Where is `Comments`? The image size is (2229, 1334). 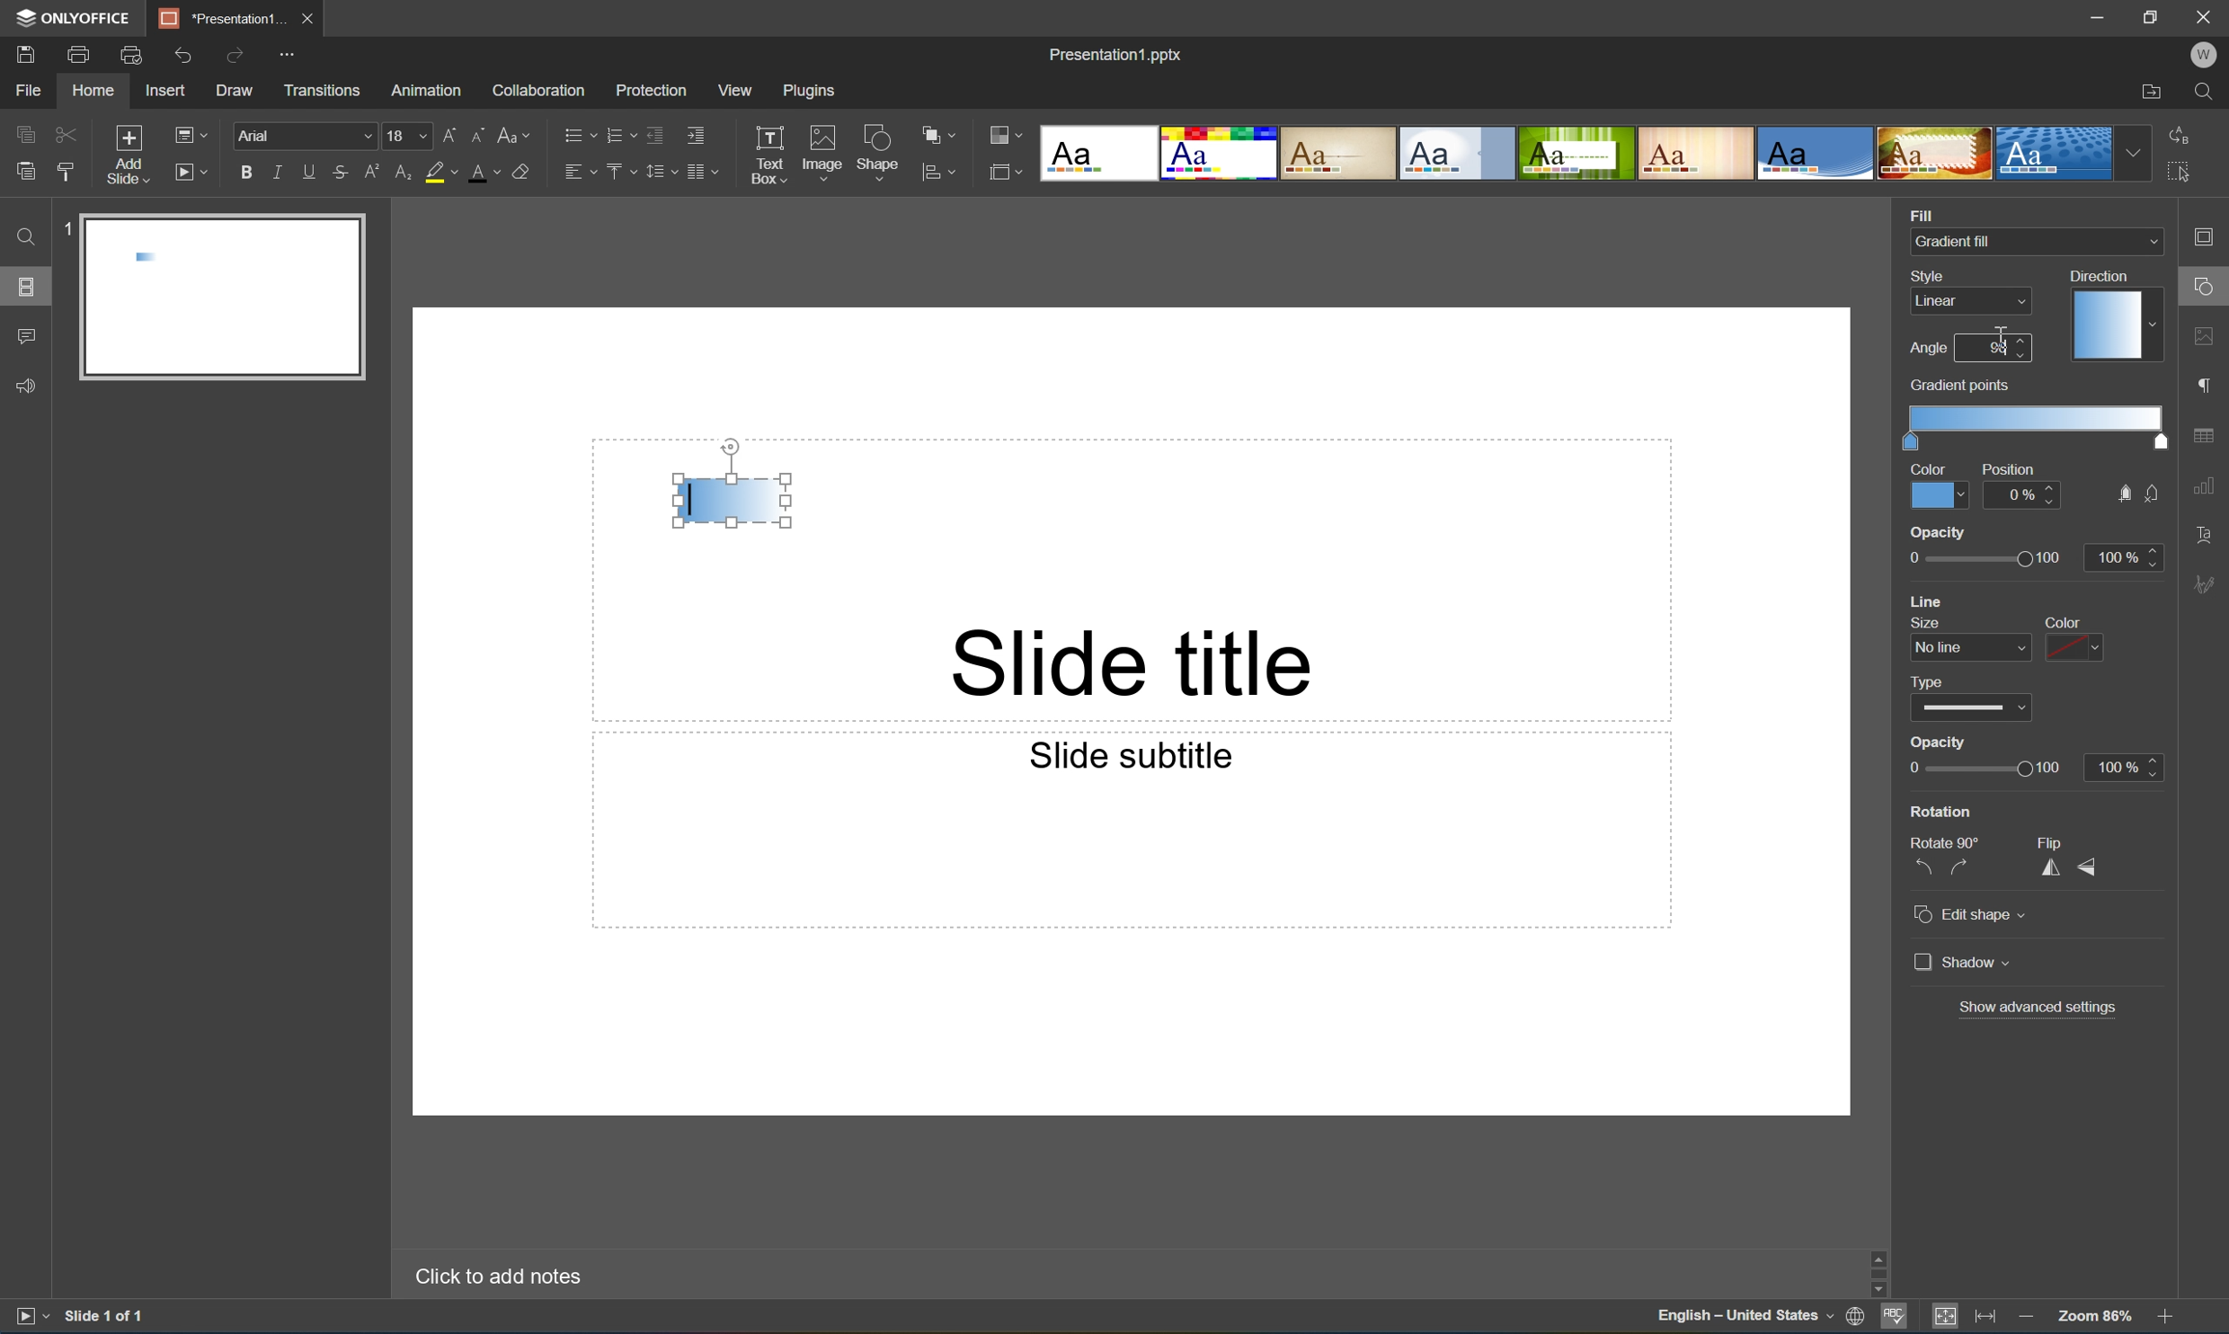 Comments is located at coordinates (25, 337).